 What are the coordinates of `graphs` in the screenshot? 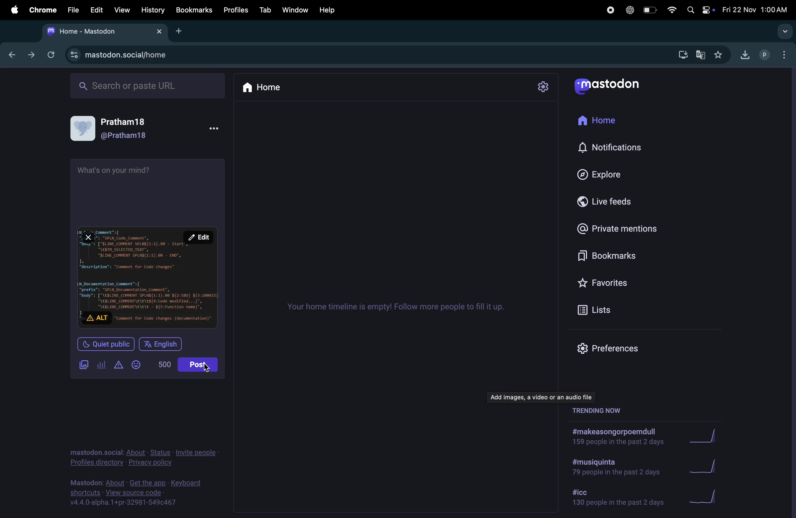 It's located at (706, 437).